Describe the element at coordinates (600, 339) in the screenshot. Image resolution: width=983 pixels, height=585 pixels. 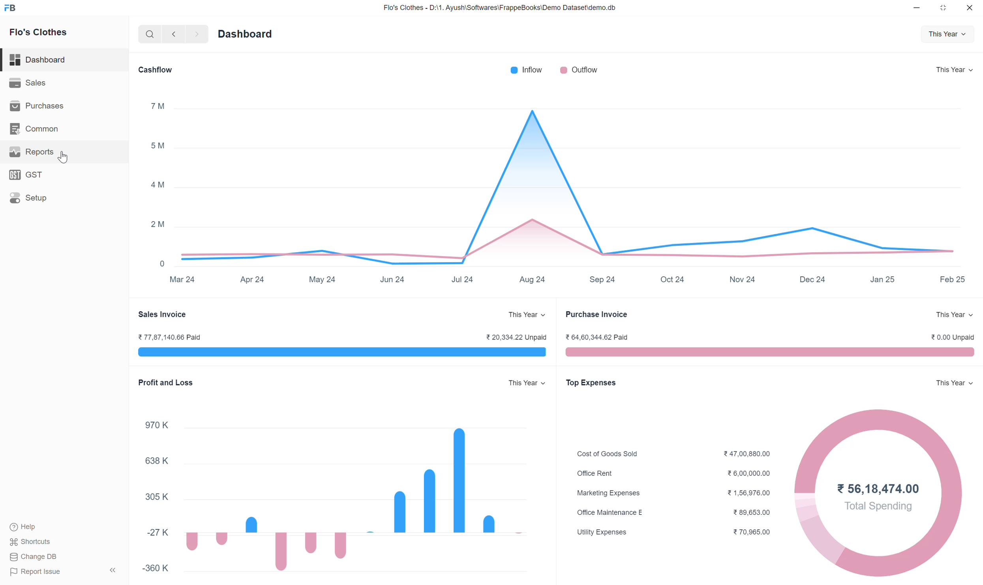
I see `¥64,60,344.62 Paid` at that location.